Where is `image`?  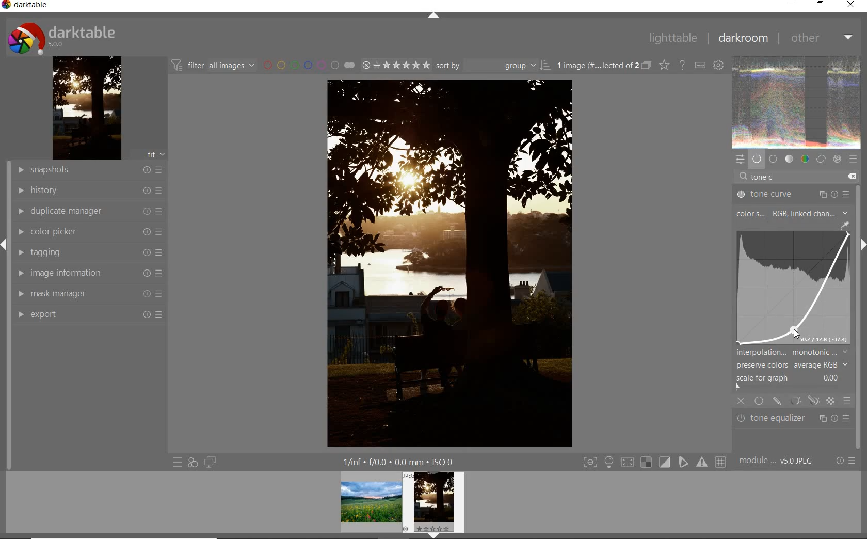
image is located at coordinates (87, 108).